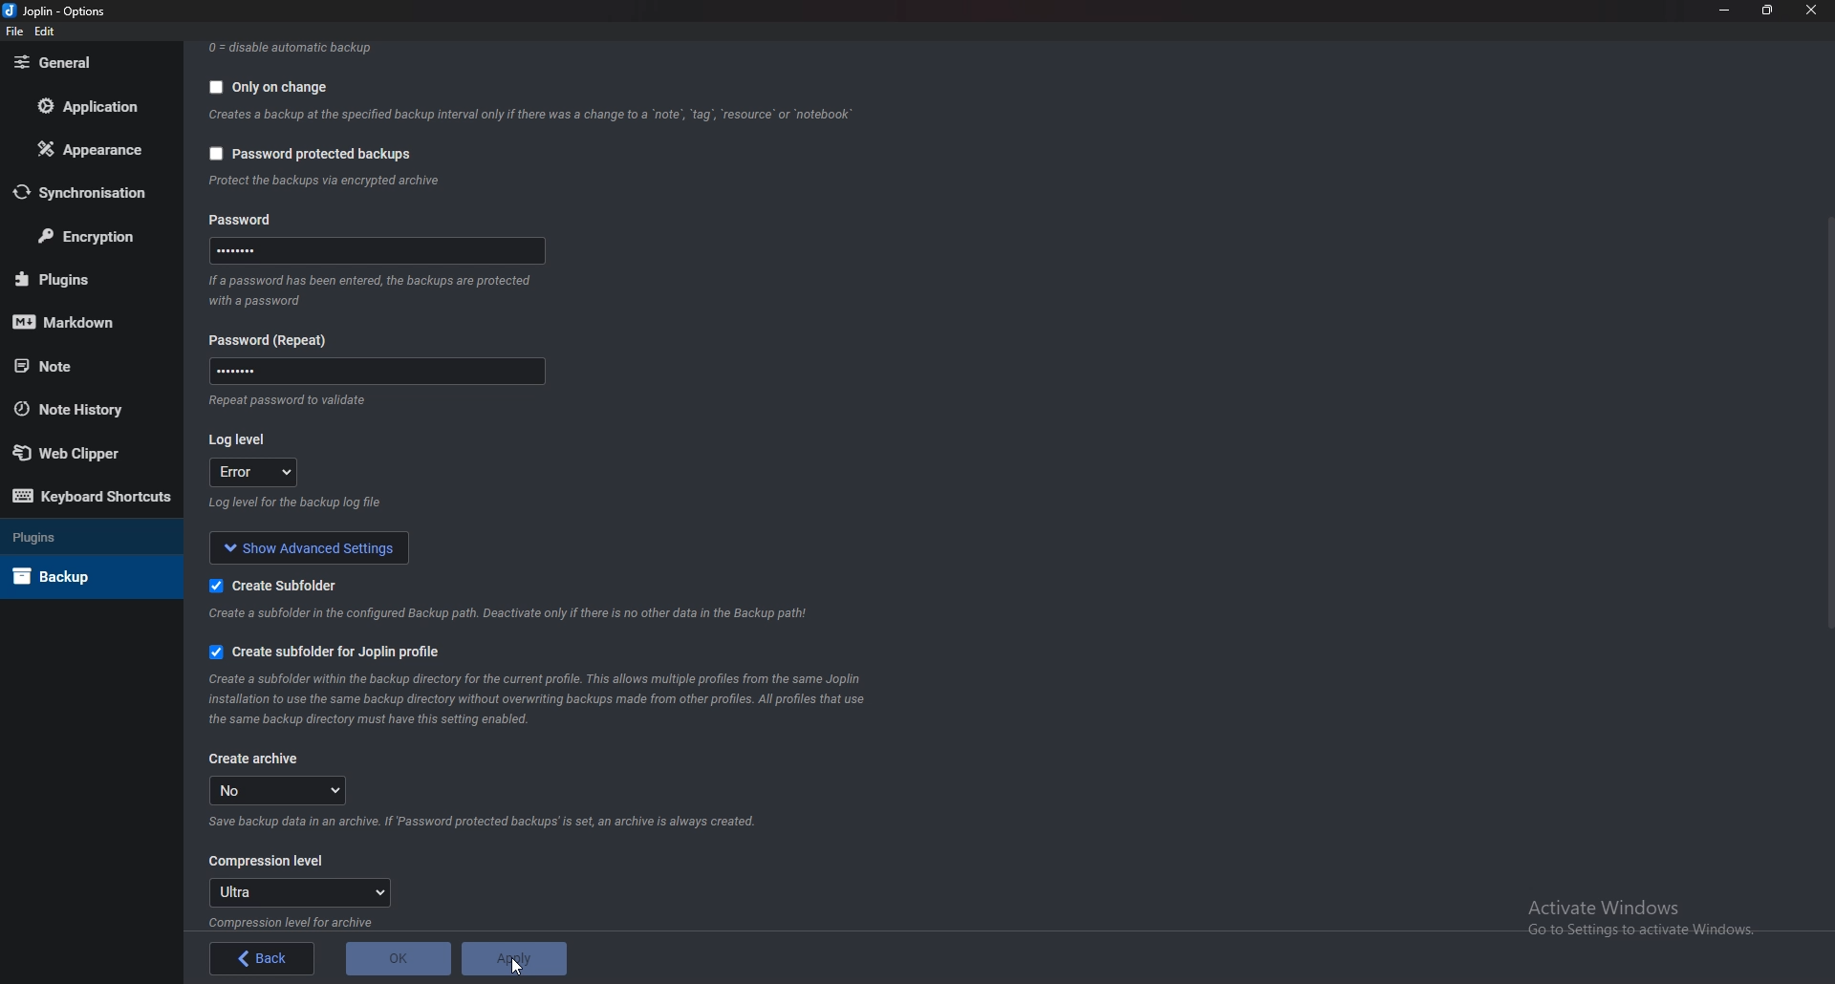 Image resolution: width=1835 pixels, height=984 pixels. Describe the element at coordinates (91, 192) in the screenshot. I see `Synchronization` at that location.